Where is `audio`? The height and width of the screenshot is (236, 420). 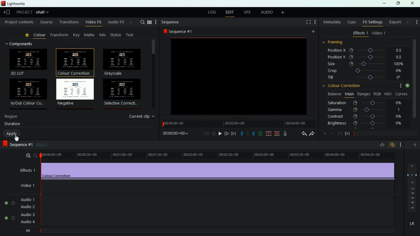
audio is located at coordinates (266, 12).